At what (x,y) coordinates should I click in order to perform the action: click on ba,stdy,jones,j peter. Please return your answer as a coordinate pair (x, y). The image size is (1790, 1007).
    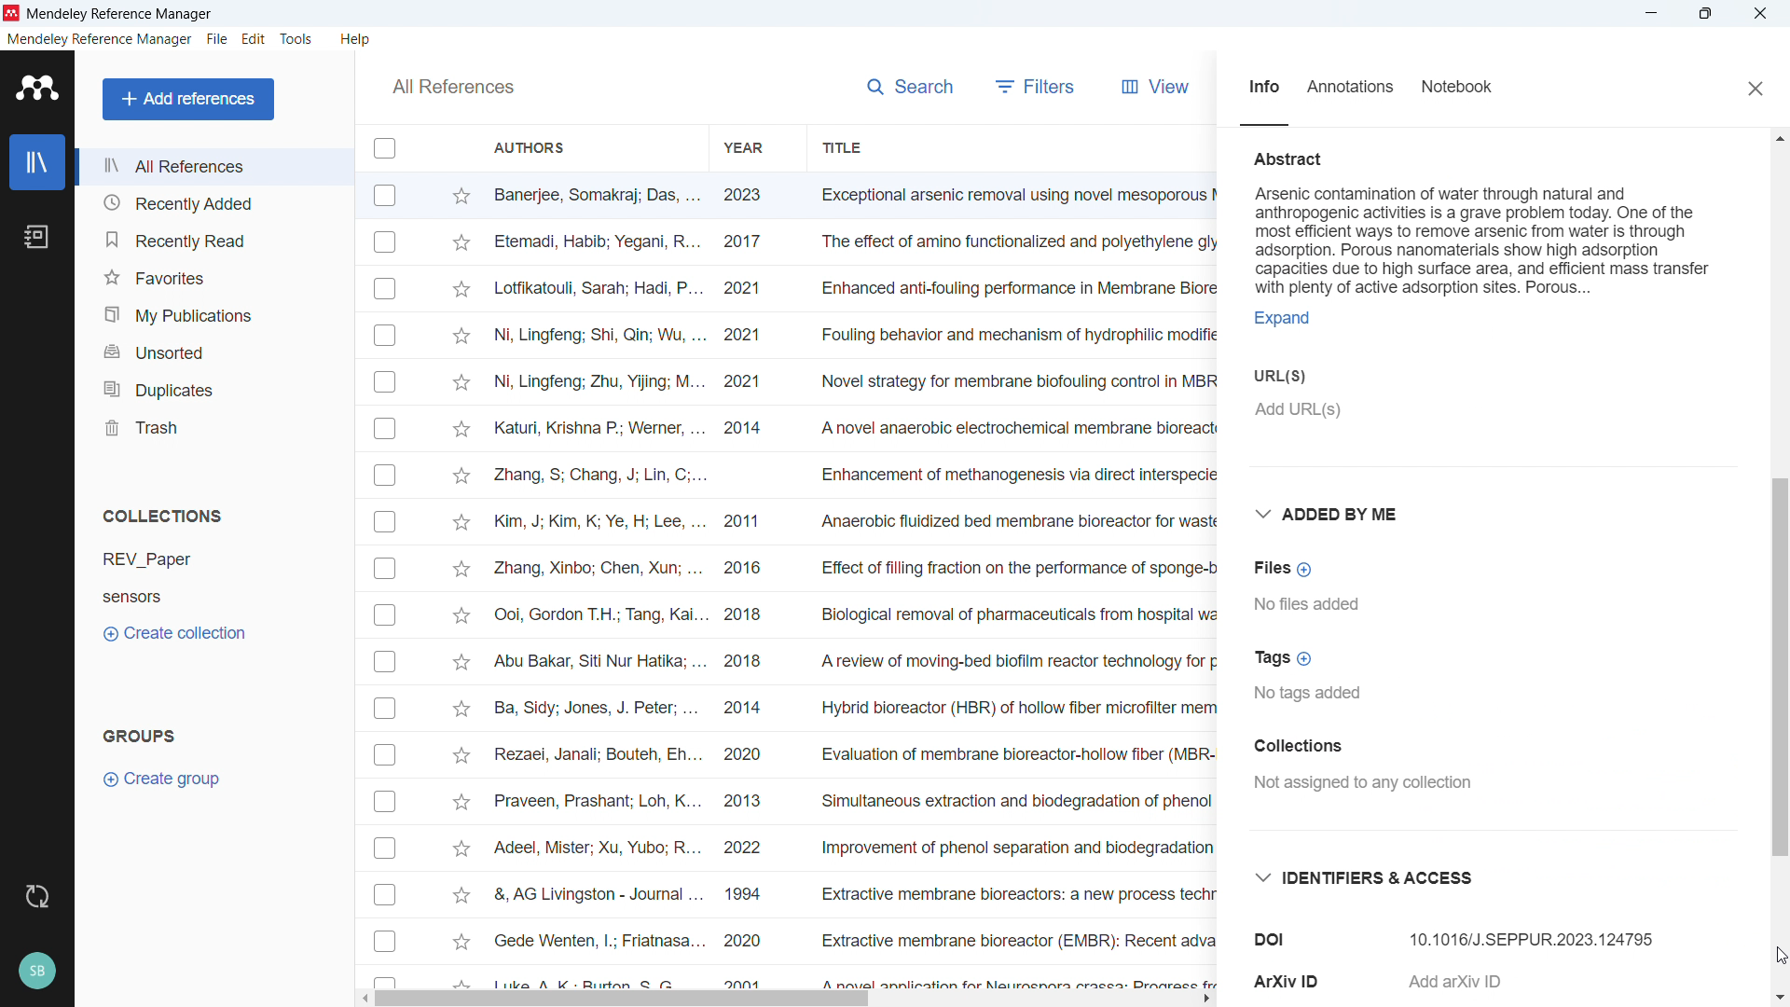
    Looking at the image, I should click on (591, 710).